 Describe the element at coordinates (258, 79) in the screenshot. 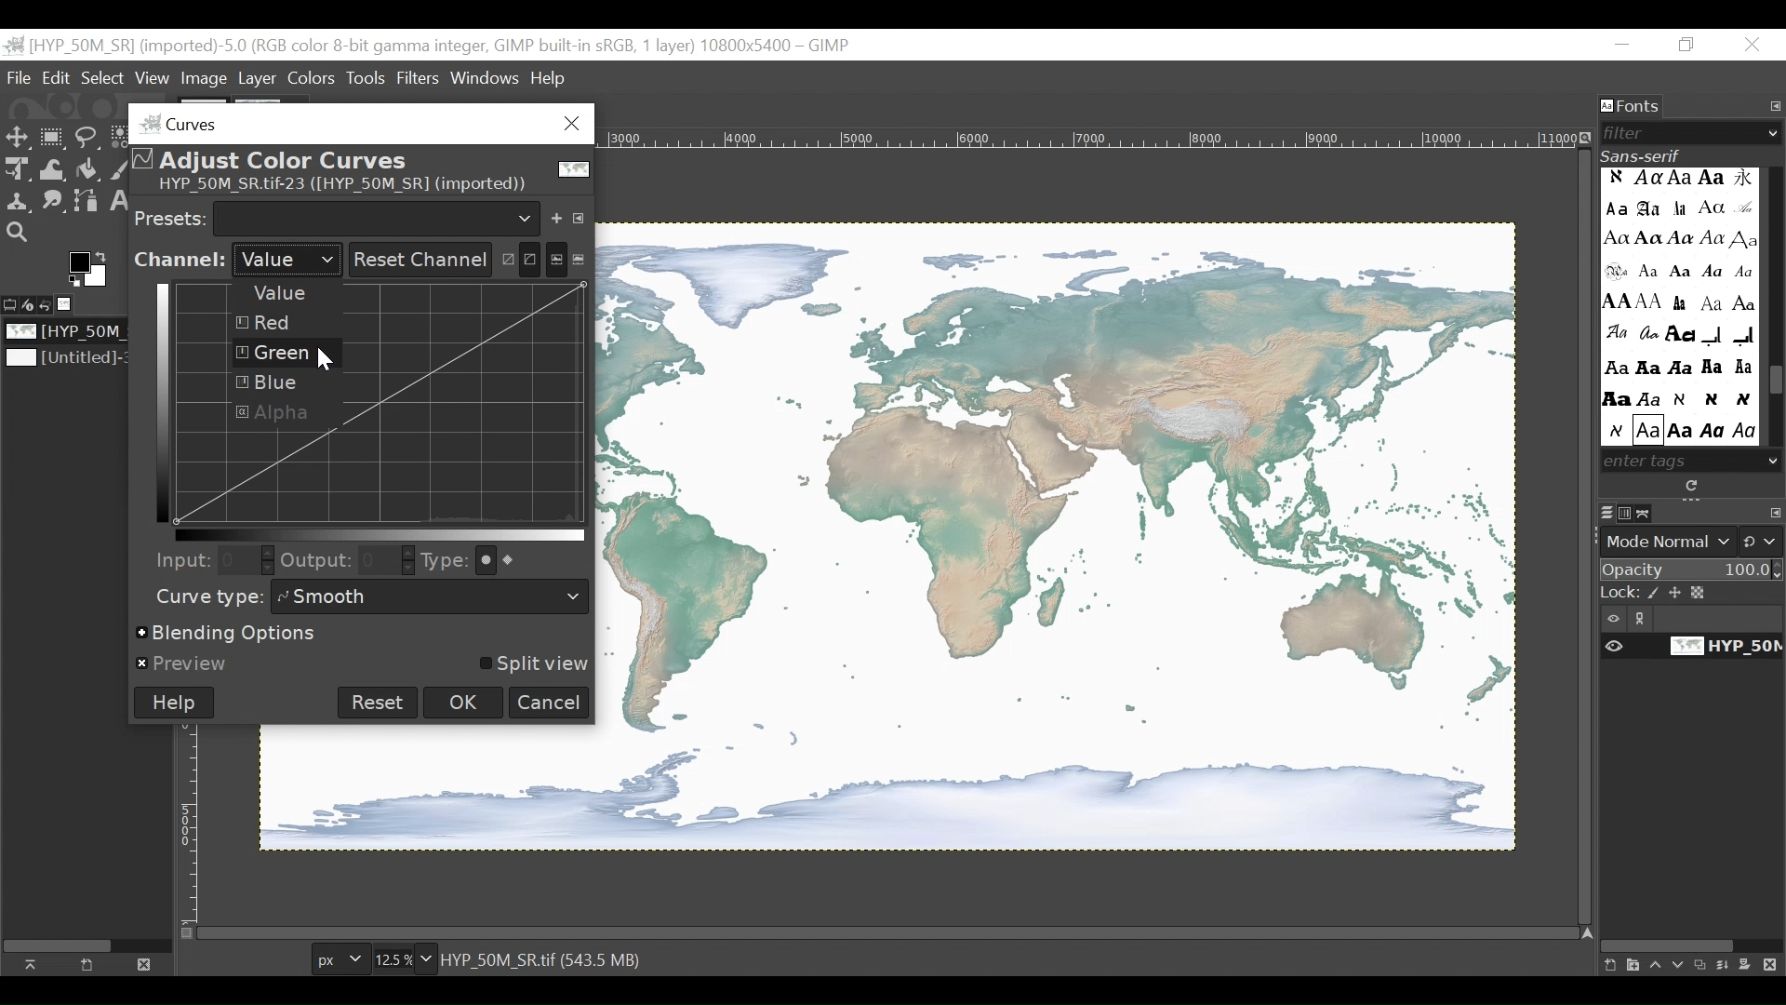

I see `` at that location.